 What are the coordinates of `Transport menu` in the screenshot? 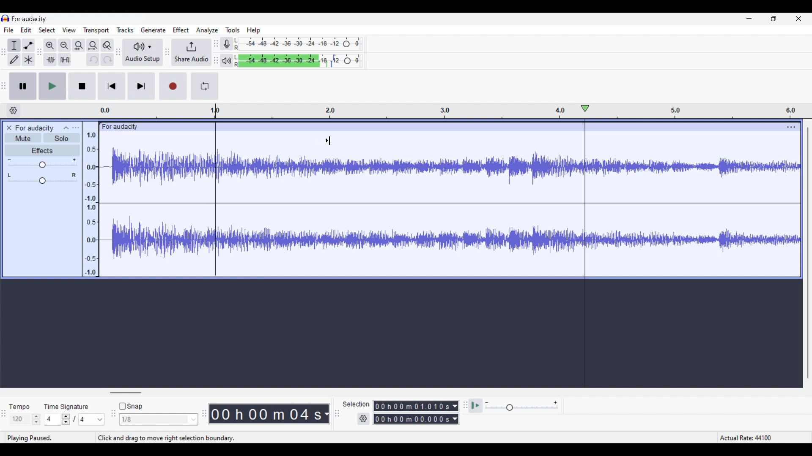 It's located at (96, 30).